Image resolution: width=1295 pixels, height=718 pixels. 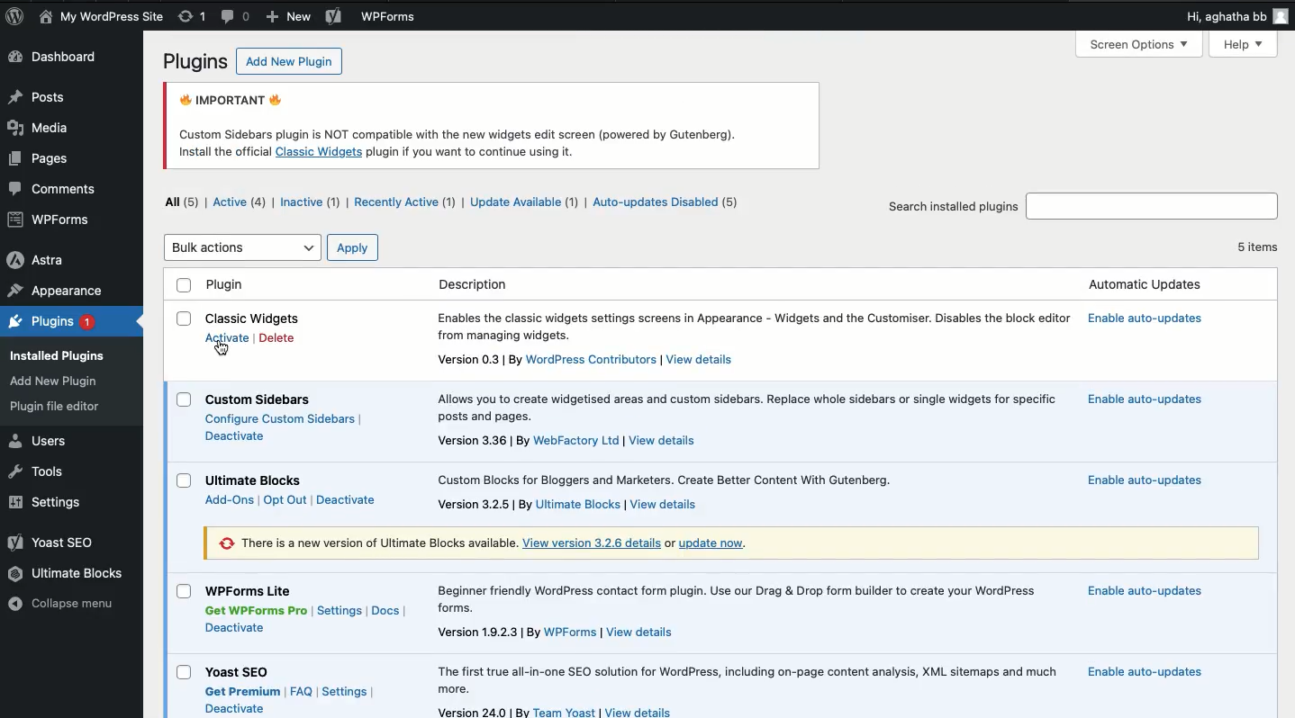 I want to click on Automatic updates, so click(x=1144, y=589).